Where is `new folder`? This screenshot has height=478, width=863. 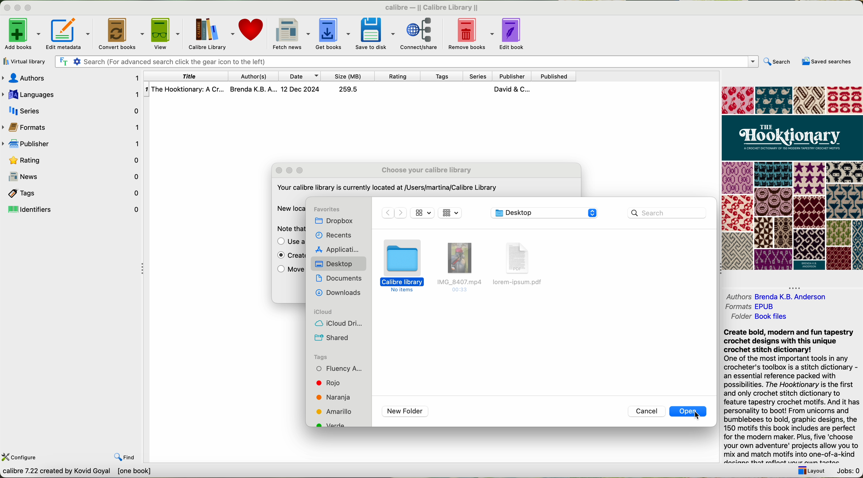 new folder is located at coordinates (405, 412).